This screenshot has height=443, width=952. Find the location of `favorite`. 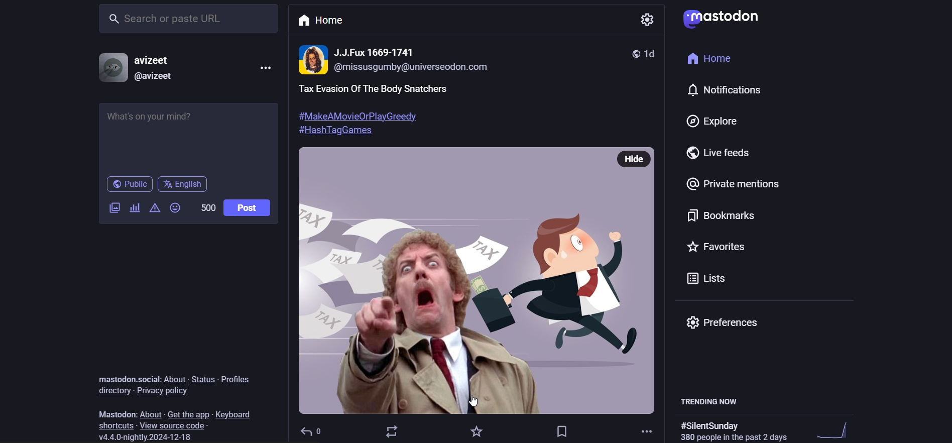

favorite is located at coordinates (474, 430).